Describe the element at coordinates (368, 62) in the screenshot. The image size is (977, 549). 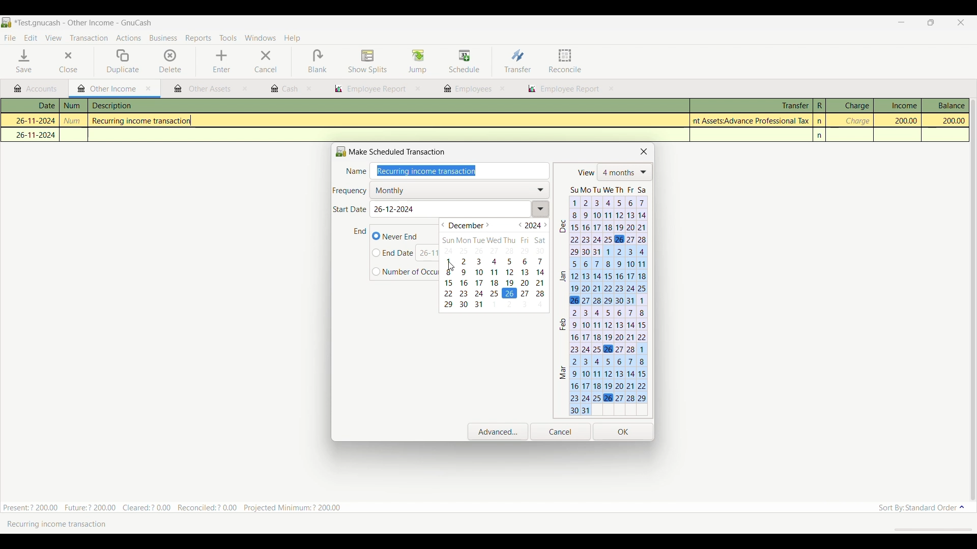
I see `Show splits` at that location.